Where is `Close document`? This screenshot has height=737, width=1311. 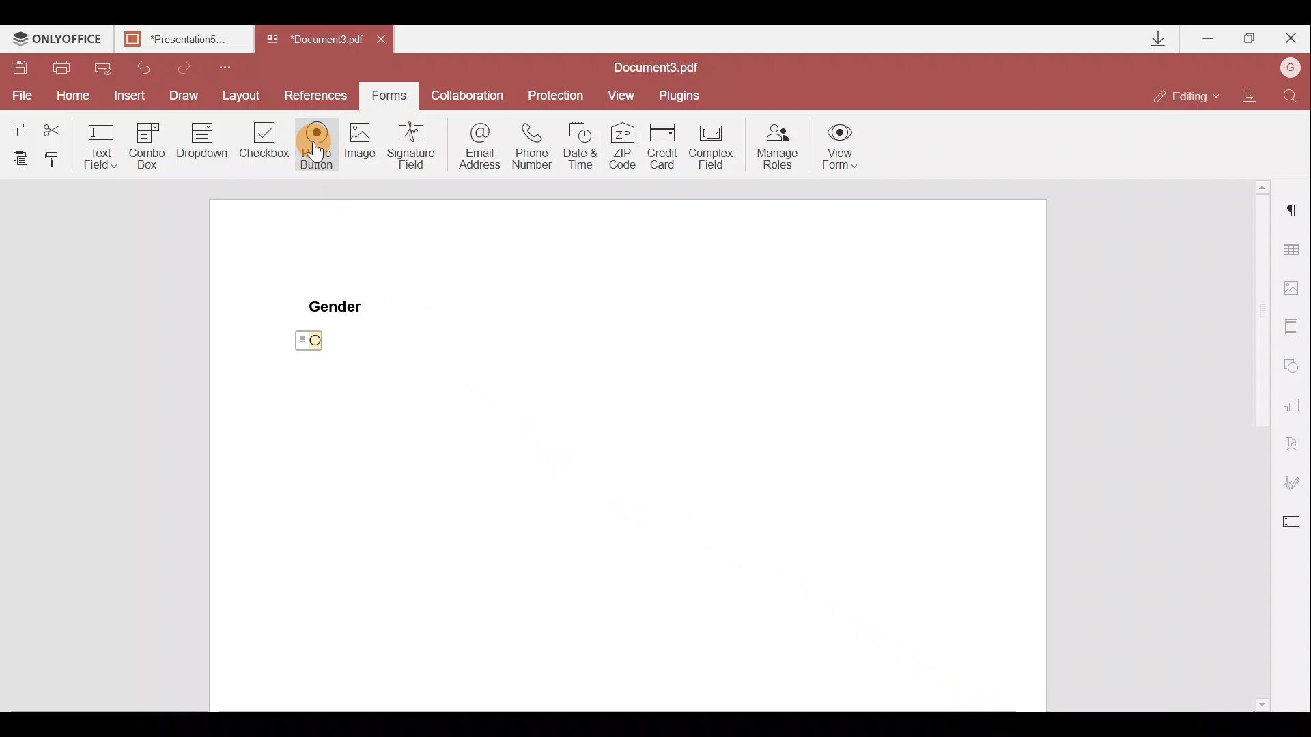 Close document is located at coordinates (384, 41).